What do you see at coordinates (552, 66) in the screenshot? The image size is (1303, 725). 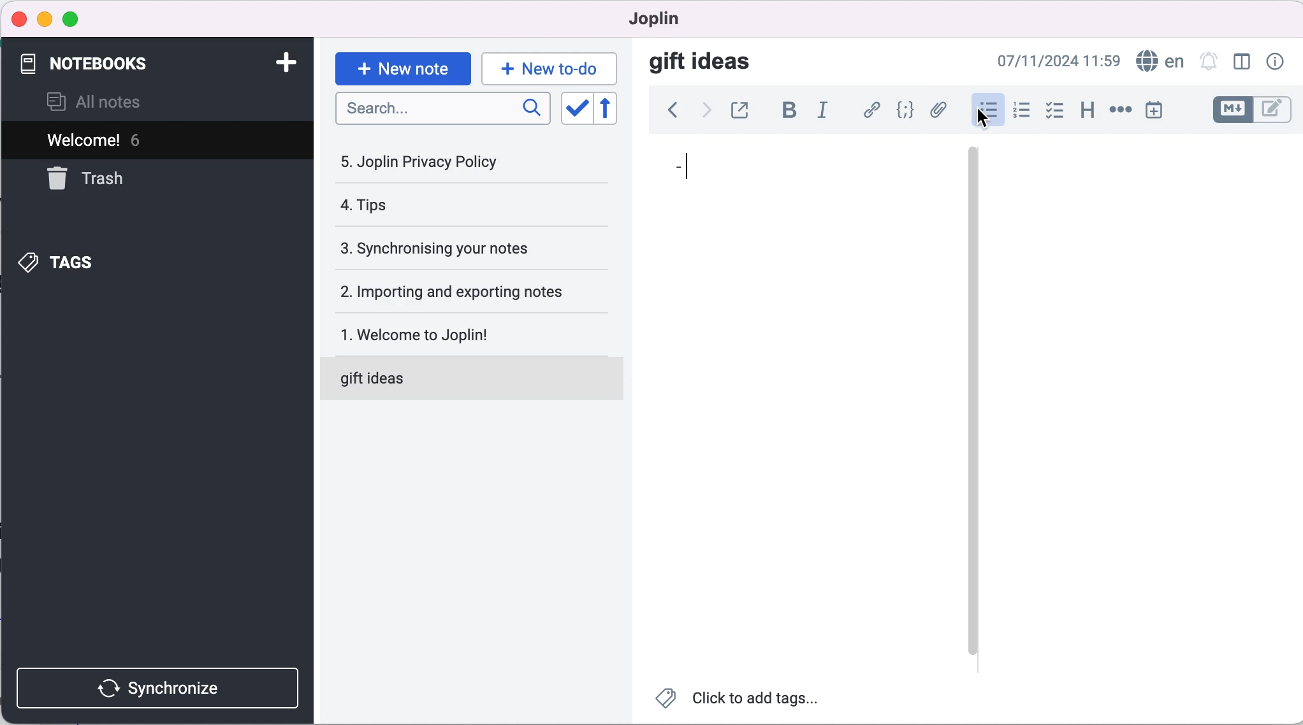 I see `new to-do` at bounding box center [552, 66].